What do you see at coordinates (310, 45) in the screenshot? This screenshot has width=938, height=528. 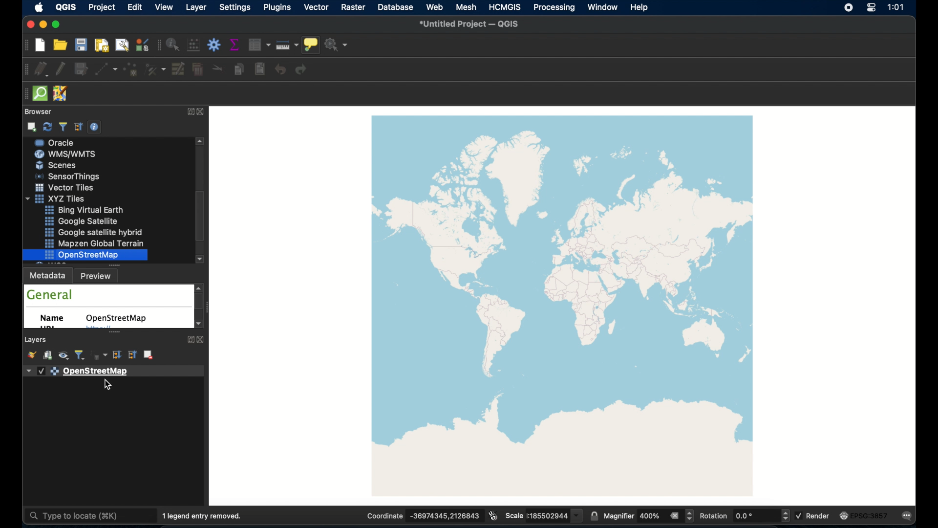 I see `show map tips` at bounding box center [310, 45].